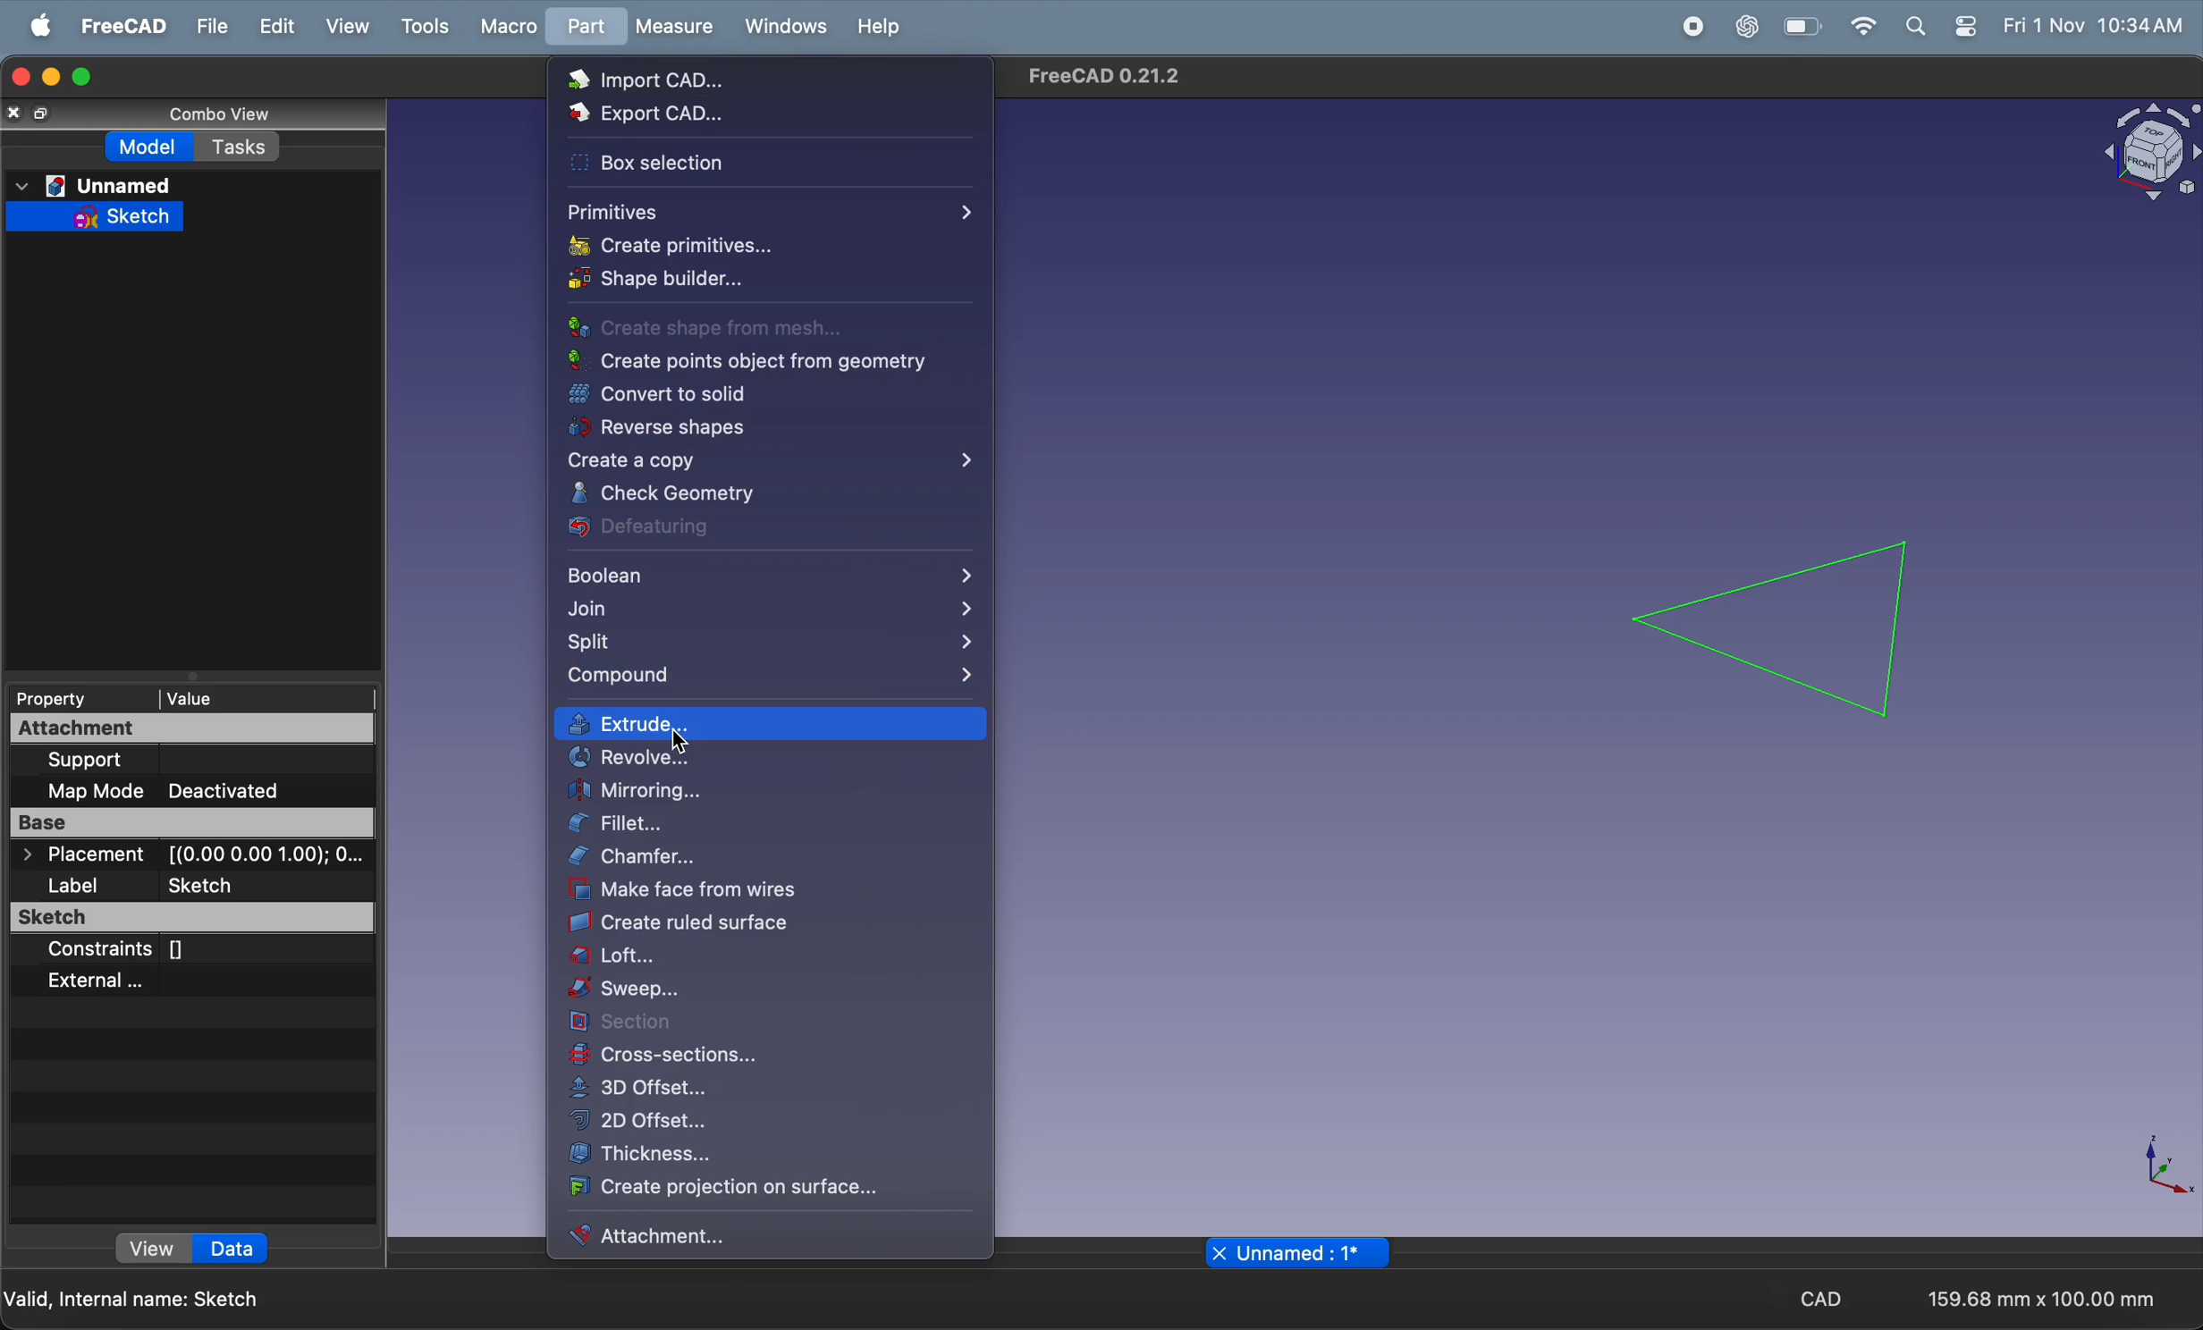 This screenshot has height=1330, width=2203. I want to click on base, so click(192, 826).